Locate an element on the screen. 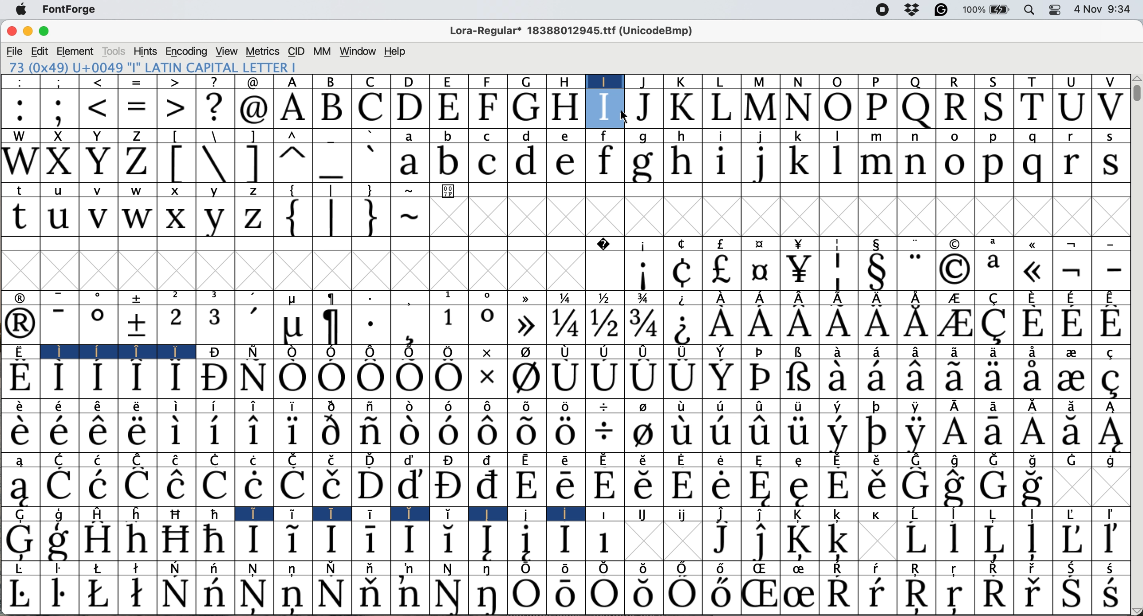 The width and height of the screenshot is (1143, 616). Symbol is located at coordinates (177, 568).